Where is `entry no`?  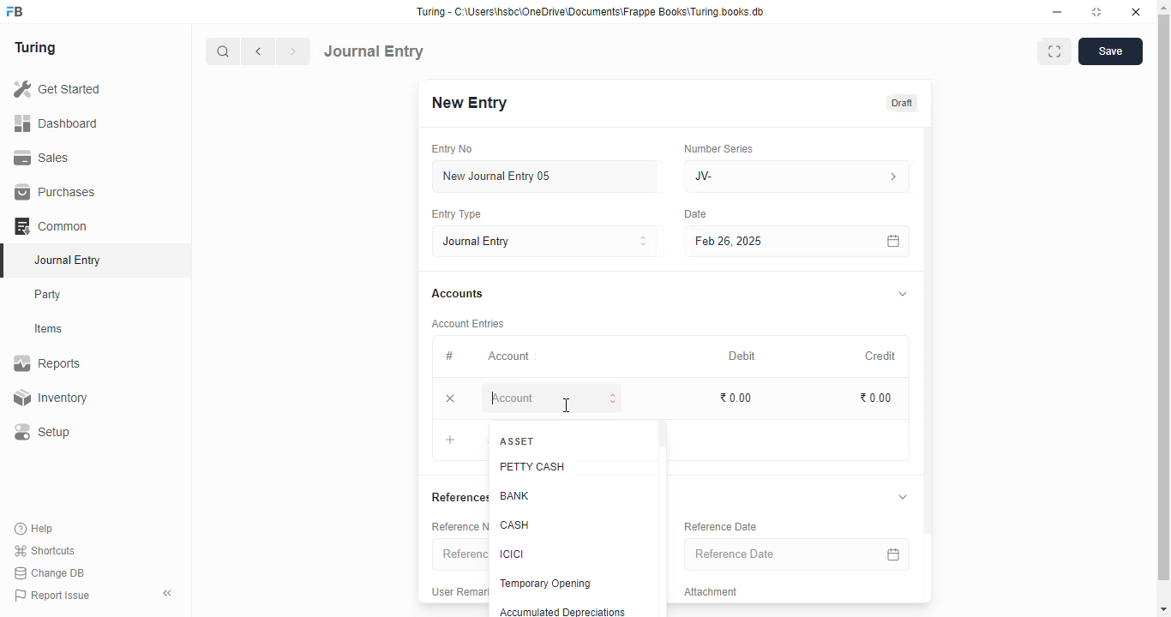
entry no is located at coordinates (453, 149).